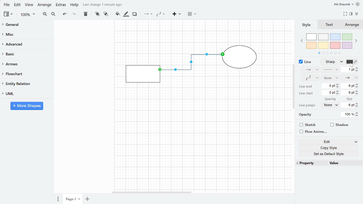 This screenshot has width=363, height=204. I want to click on blue, so click(335, 37).